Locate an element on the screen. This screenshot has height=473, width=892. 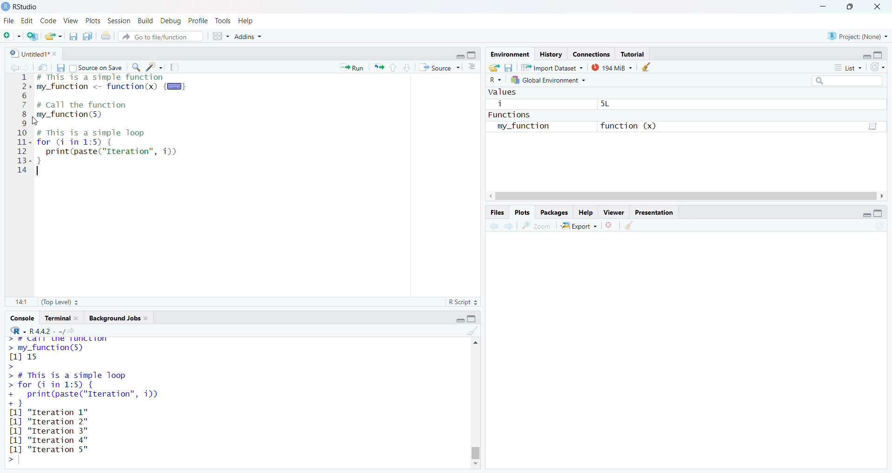
plots is located at coordinates (92, 20).